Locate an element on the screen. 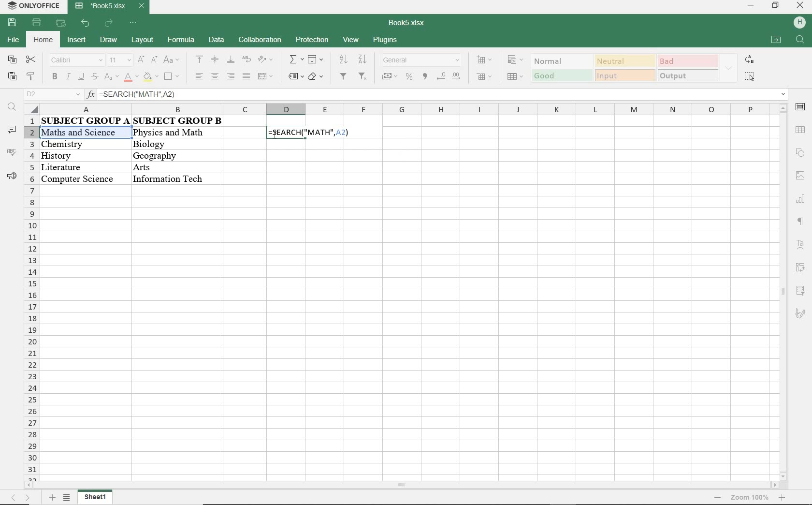 This screenshot has height=505, width=812. named ranges is located at coordinates (295, 76).